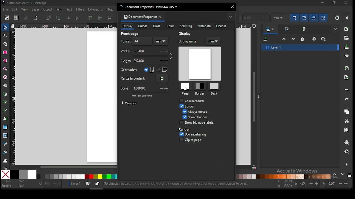 The width and height of the screenshot is (355, 199). Describe the element at coordinates (50, 18) in the screenshot. I see `object rotate 90 CCW` at that location.